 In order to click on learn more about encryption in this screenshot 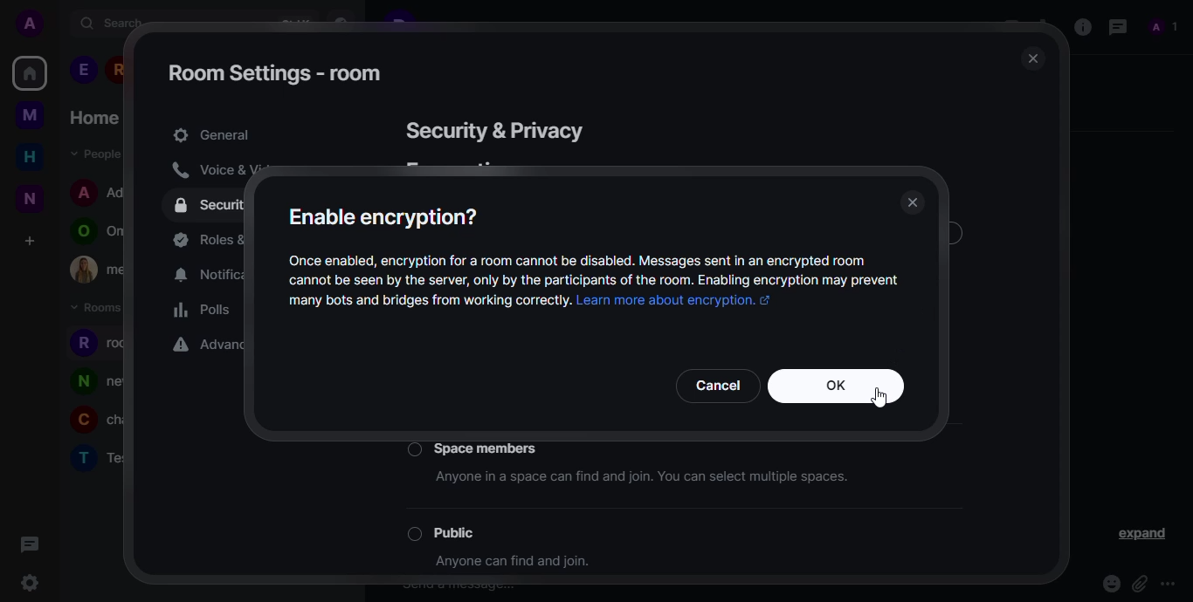, I will do `click(682, 301)`.